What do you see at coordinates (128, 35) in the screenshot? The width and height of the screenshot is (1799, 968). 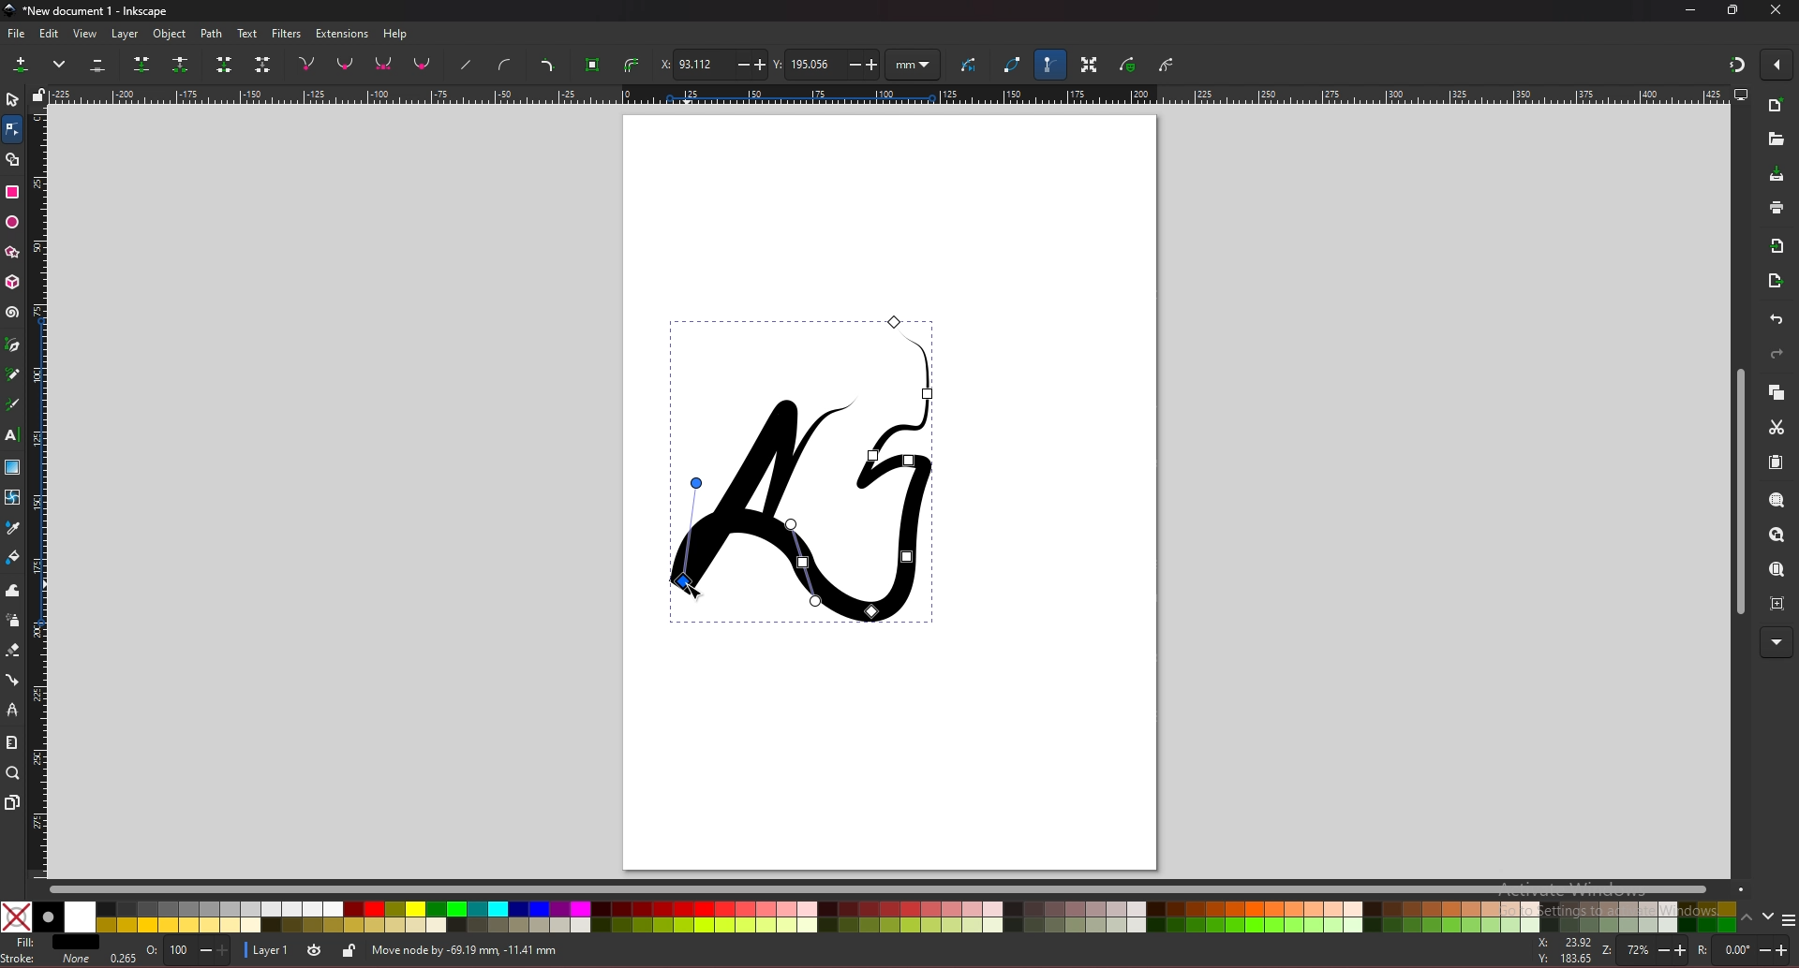 I see `layer` at bounding box center [128, 35].